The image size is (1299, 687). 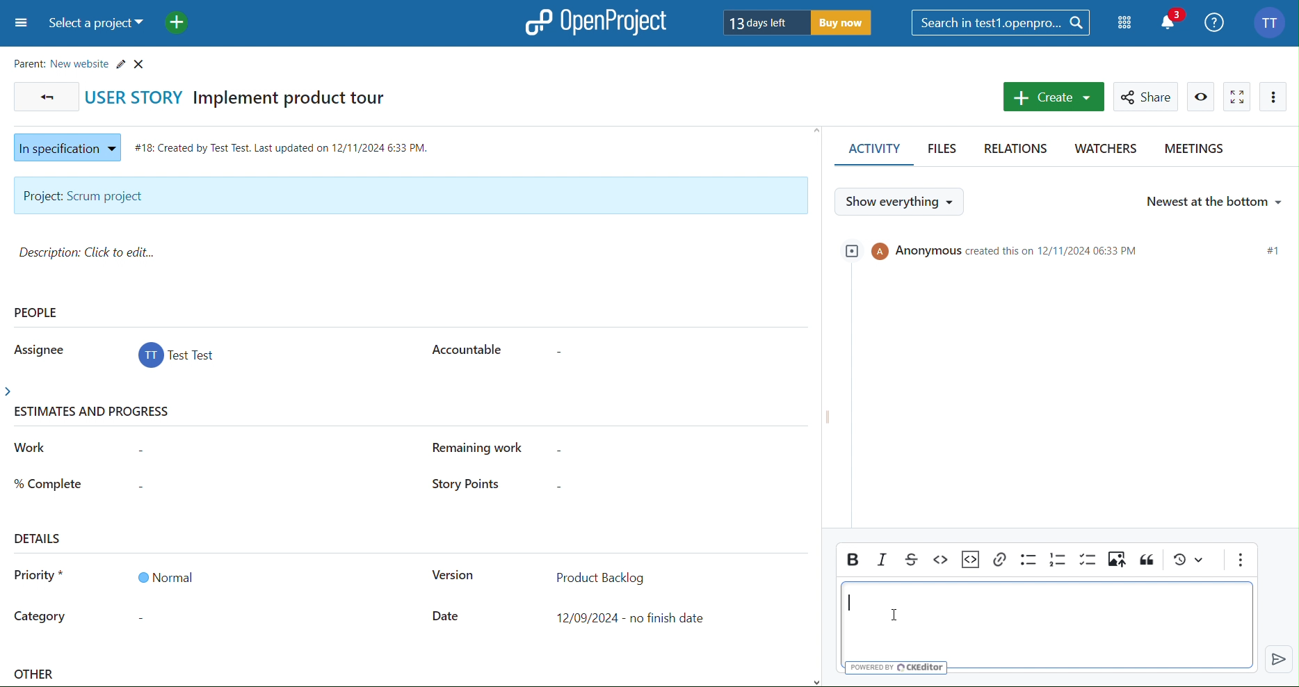 I want to click on Fullscreen, so click(x=1237, y=96).